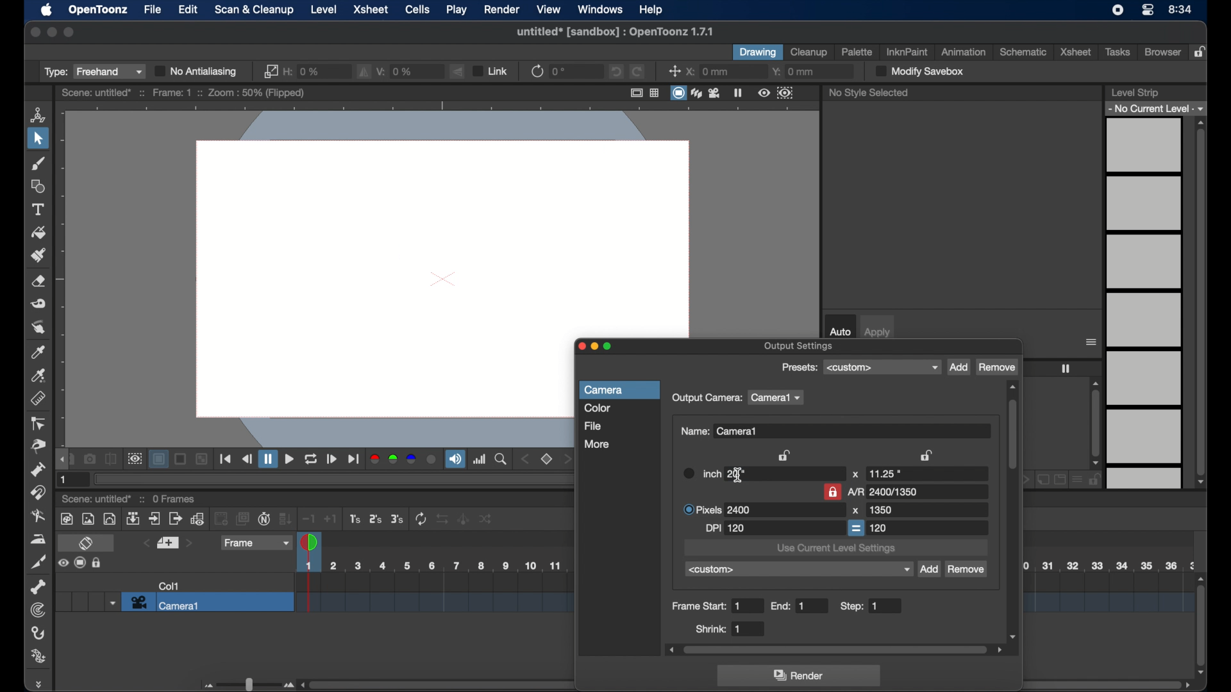 The width and height of the screenshot is (1231, 692). I want to click on toggle xsheet, so click(88, 544).